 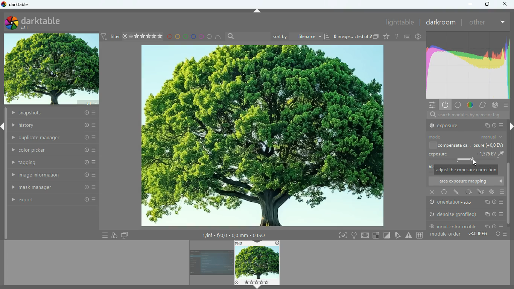 What do you see at coordinates (53, 69) in the screenshot?
I see `image` at bounding box center [53, 69].